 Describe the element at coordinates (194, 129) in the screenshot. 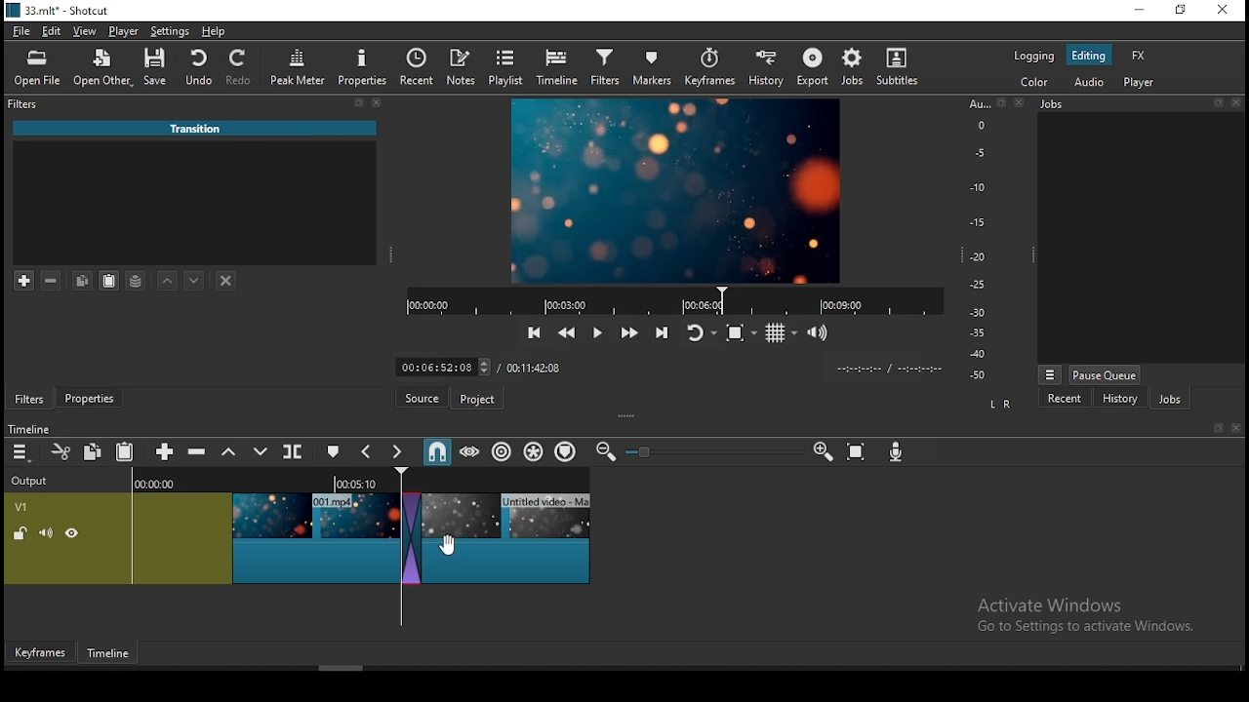

I see `‘Untitled video - Made with Clipchamp (4).mp4` at that location.